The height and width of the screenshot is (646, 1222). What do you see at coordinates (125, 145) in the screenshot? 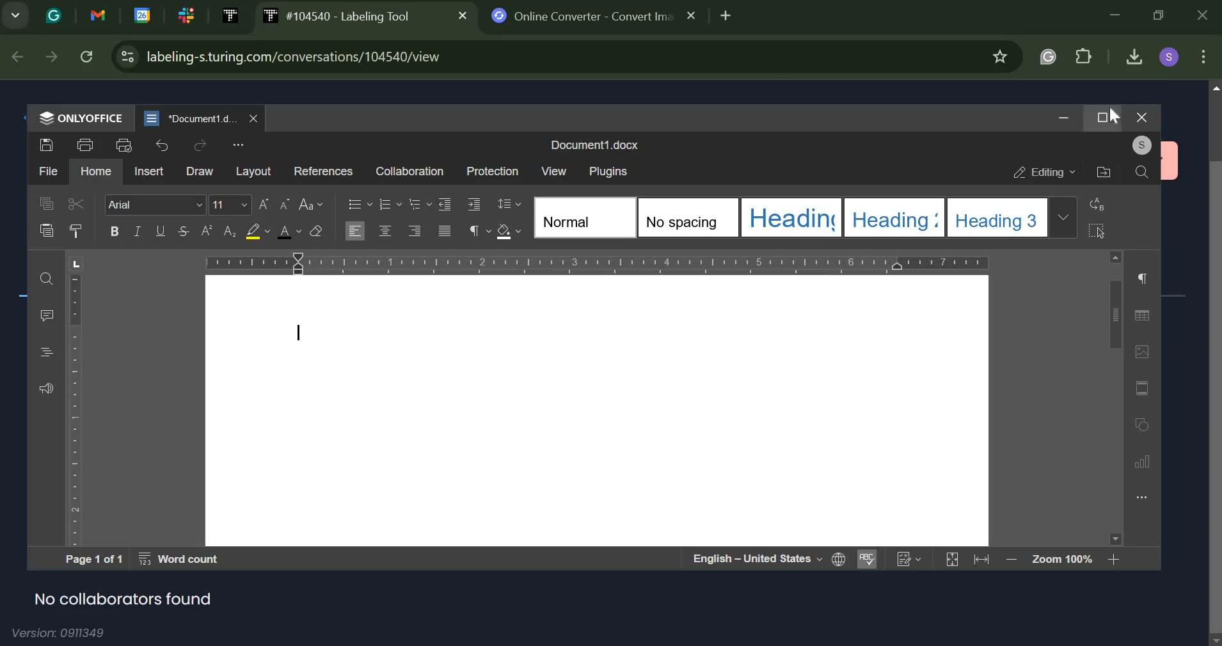
I see `print preview` at bounding box center [125, 145].